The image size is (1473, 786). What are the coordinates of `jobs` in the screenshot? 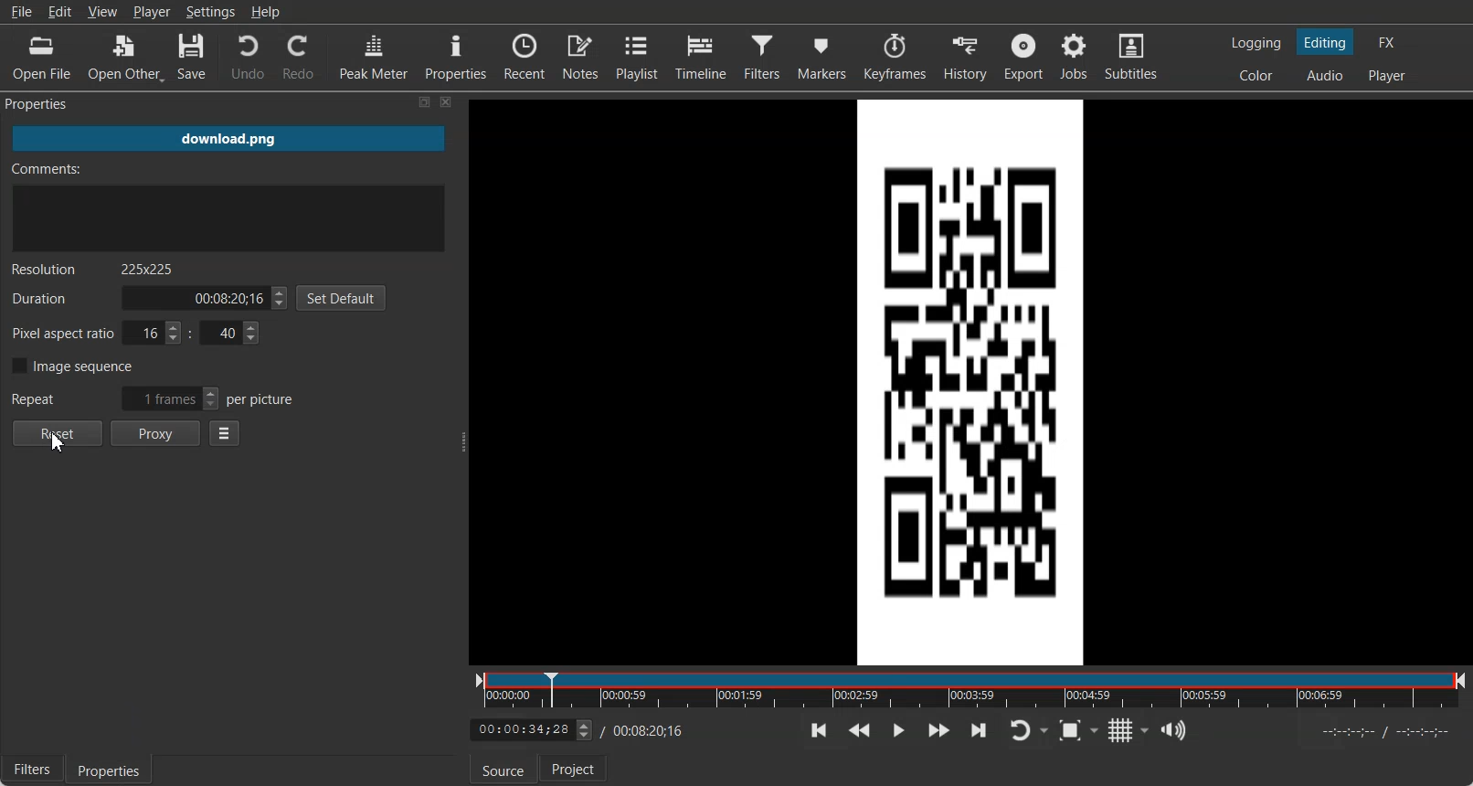 It's located at (1075, 58).